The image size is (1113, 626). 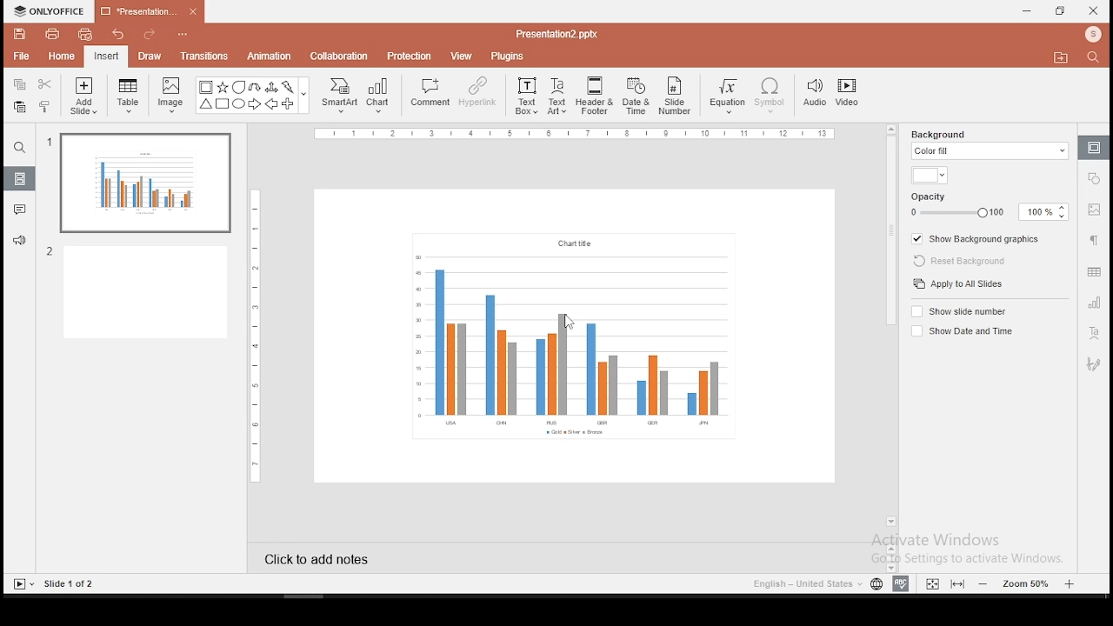 I want to click on minimize, so click(x=1028, y=10).